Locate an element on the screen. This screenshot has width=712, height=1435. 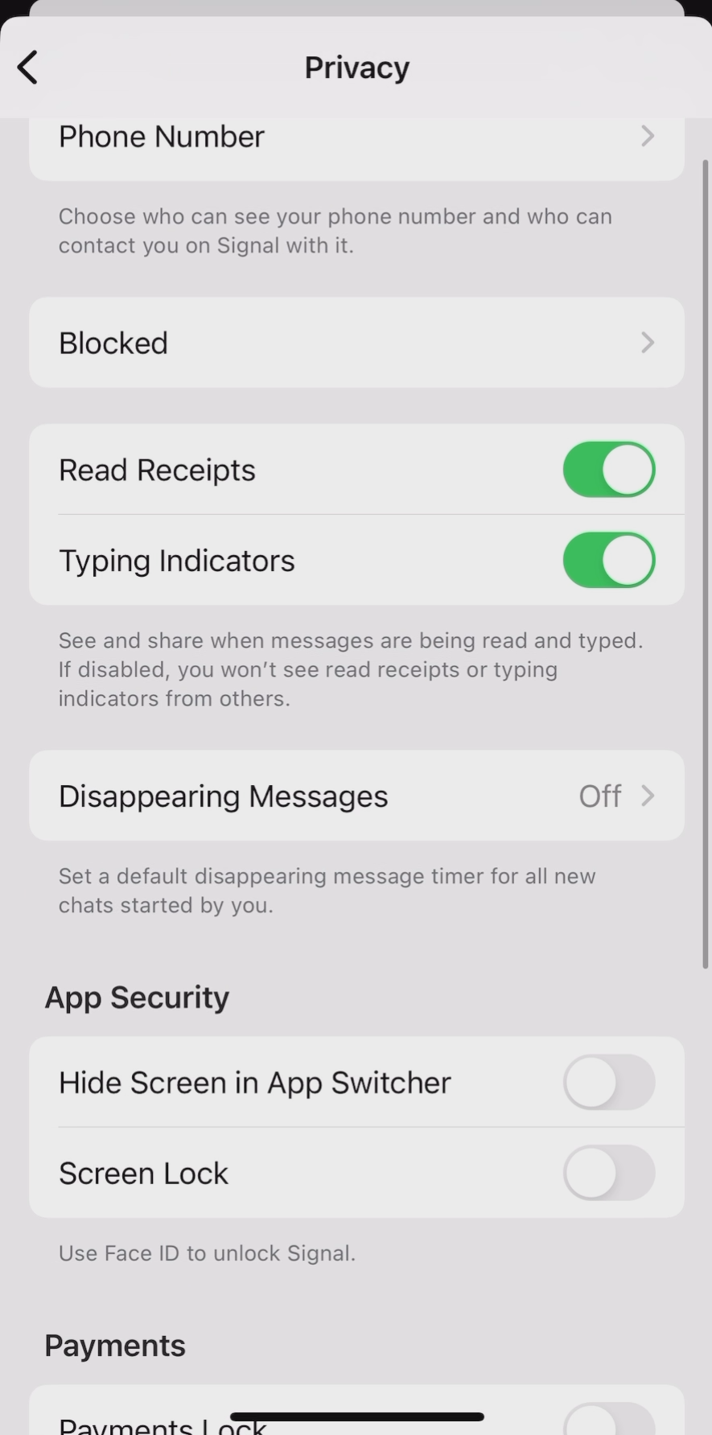
phone number is located at coordinates (357, 138).